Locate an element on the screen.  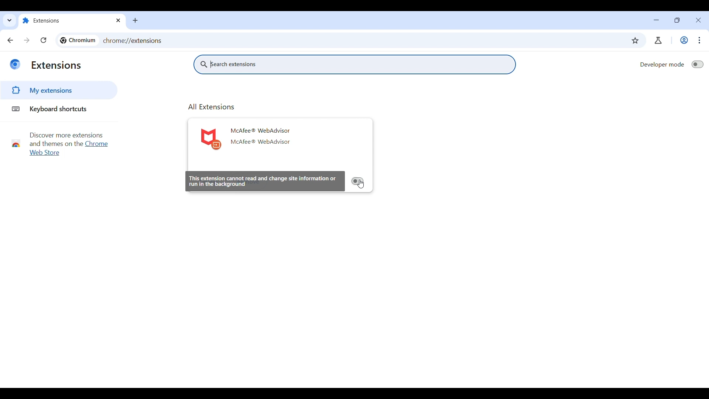
My extensions highlighted  is located at coordinates (44, 90).